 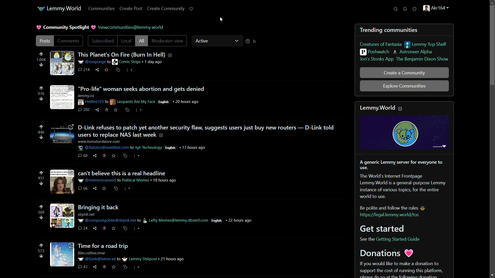 I want to click on sorting help, so click(x=248, y=41).